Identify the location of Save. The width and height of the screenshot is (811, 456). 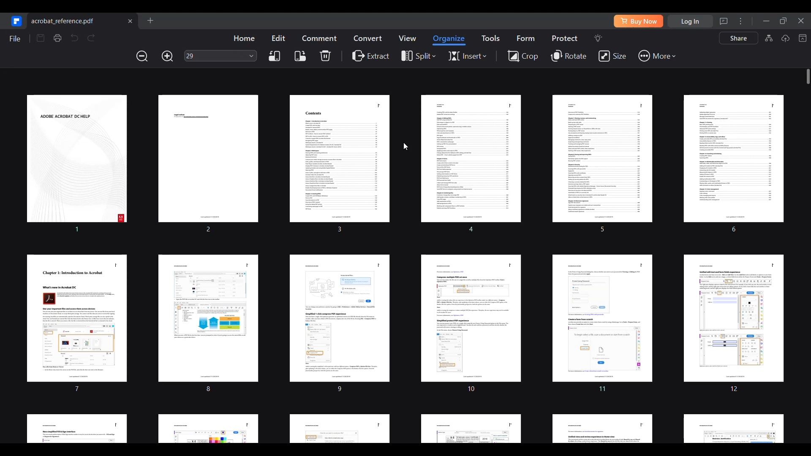
(41, 38).